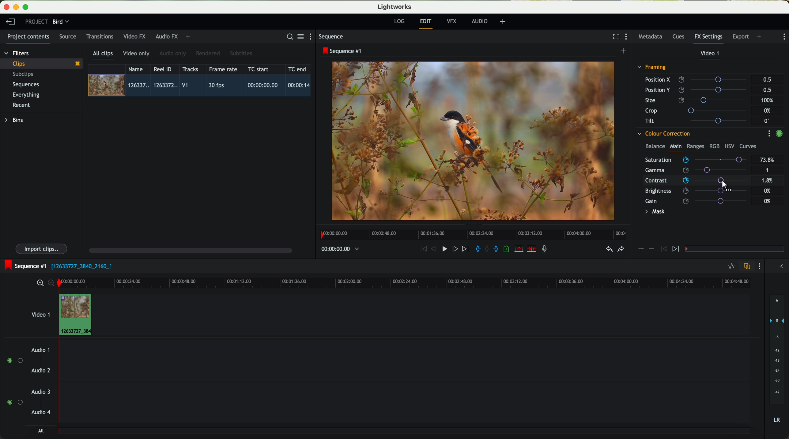 The image size is (789, 439). I want to click on mouse up (saturation), so click(697, 159).